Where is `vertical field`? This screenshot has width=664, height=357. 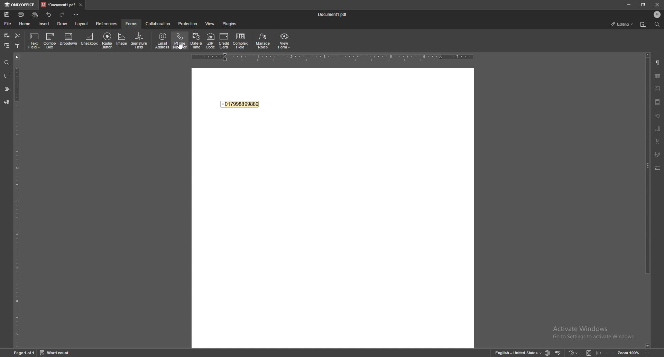
vertical field is located at coordinates (17, 200).